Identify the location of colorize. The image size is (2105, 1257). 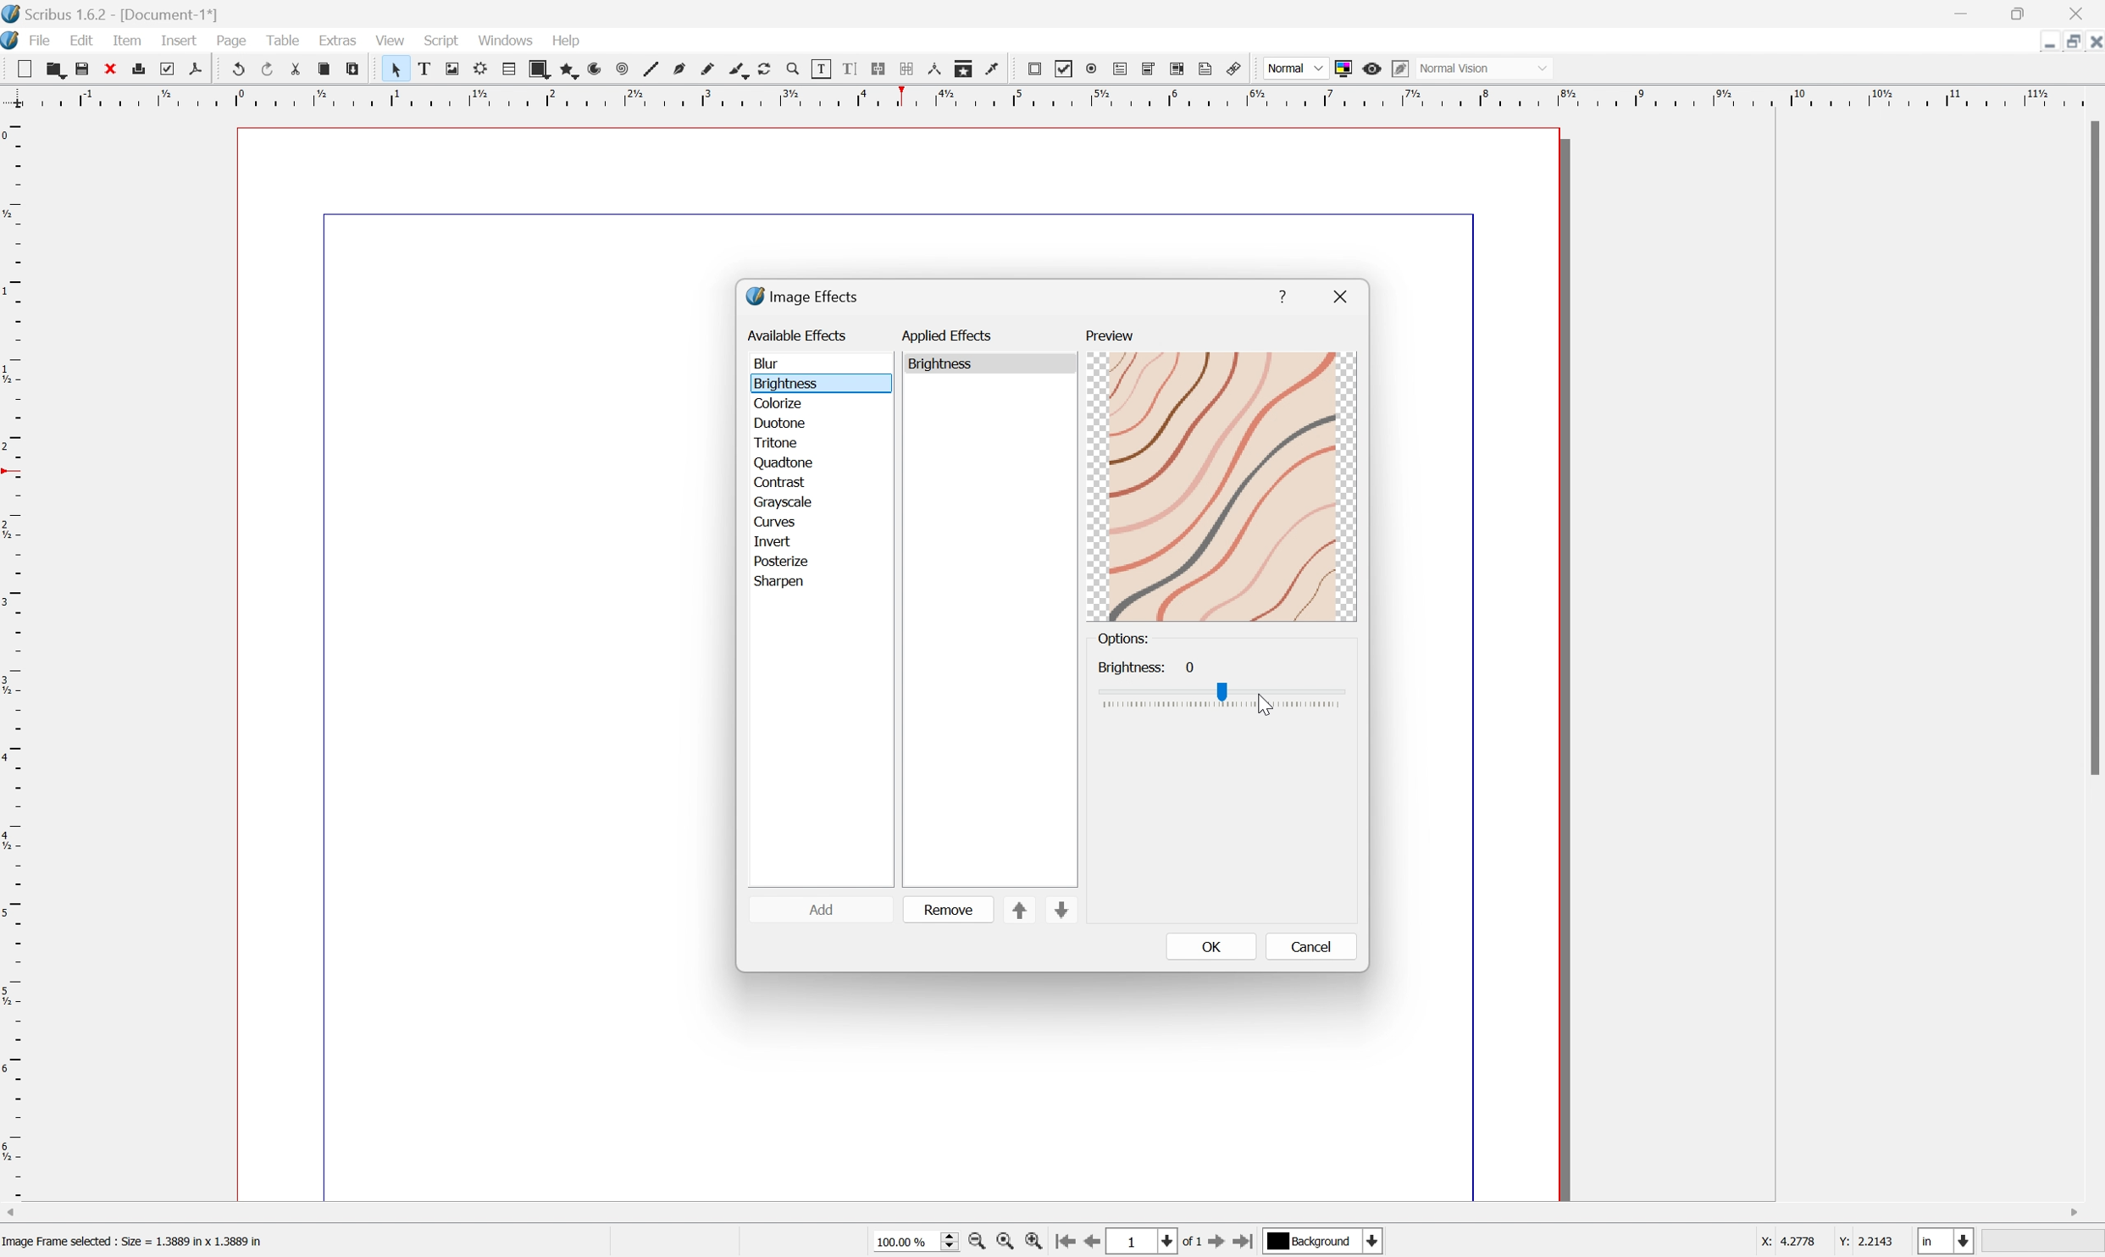
(780, 402).